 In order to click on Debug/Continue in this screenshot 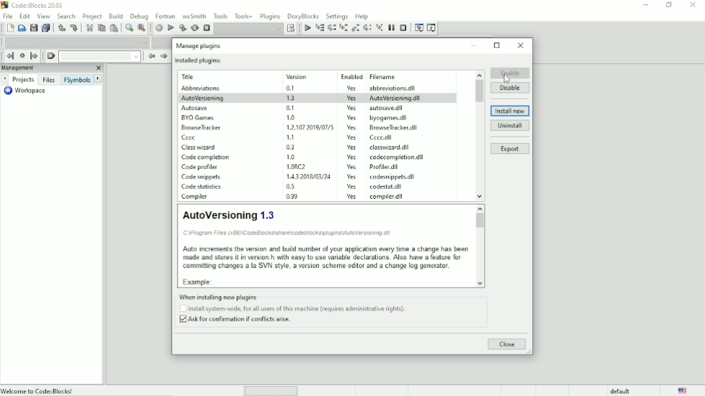, I will do `click(307, 28)`.